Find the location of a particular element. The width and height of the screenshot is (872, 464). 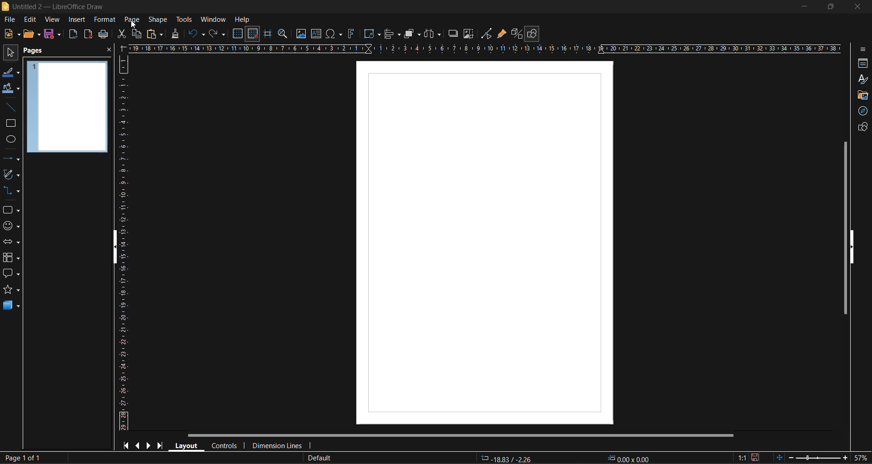

connectors is located at coordinates (13, 191).